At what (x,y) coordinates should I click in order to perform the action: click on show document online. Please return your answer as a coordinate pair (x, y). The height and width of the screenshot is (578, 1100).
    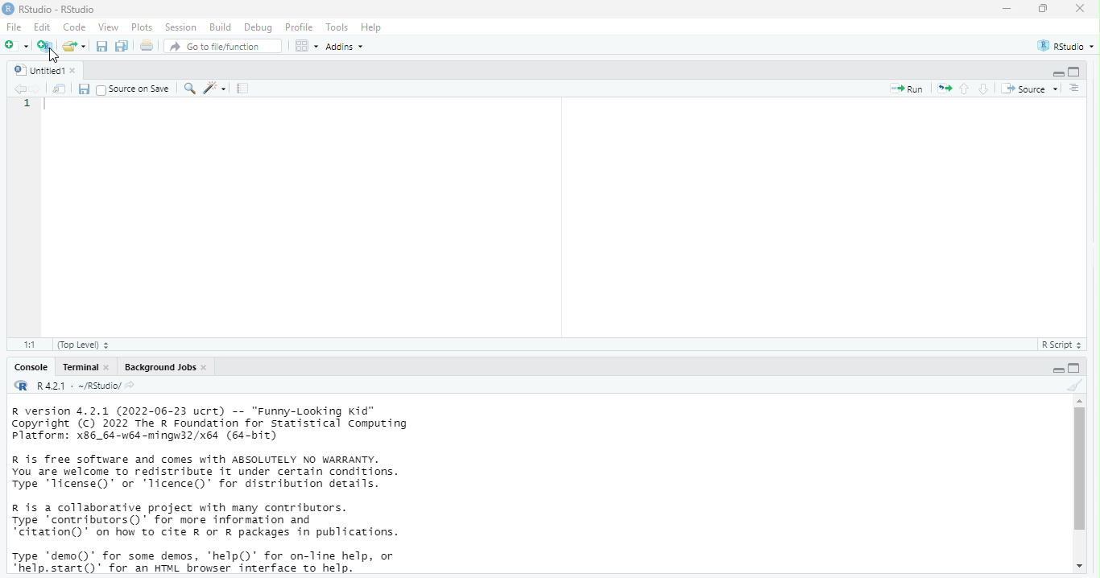
    Looking at the image, I should click on (1081, 89).